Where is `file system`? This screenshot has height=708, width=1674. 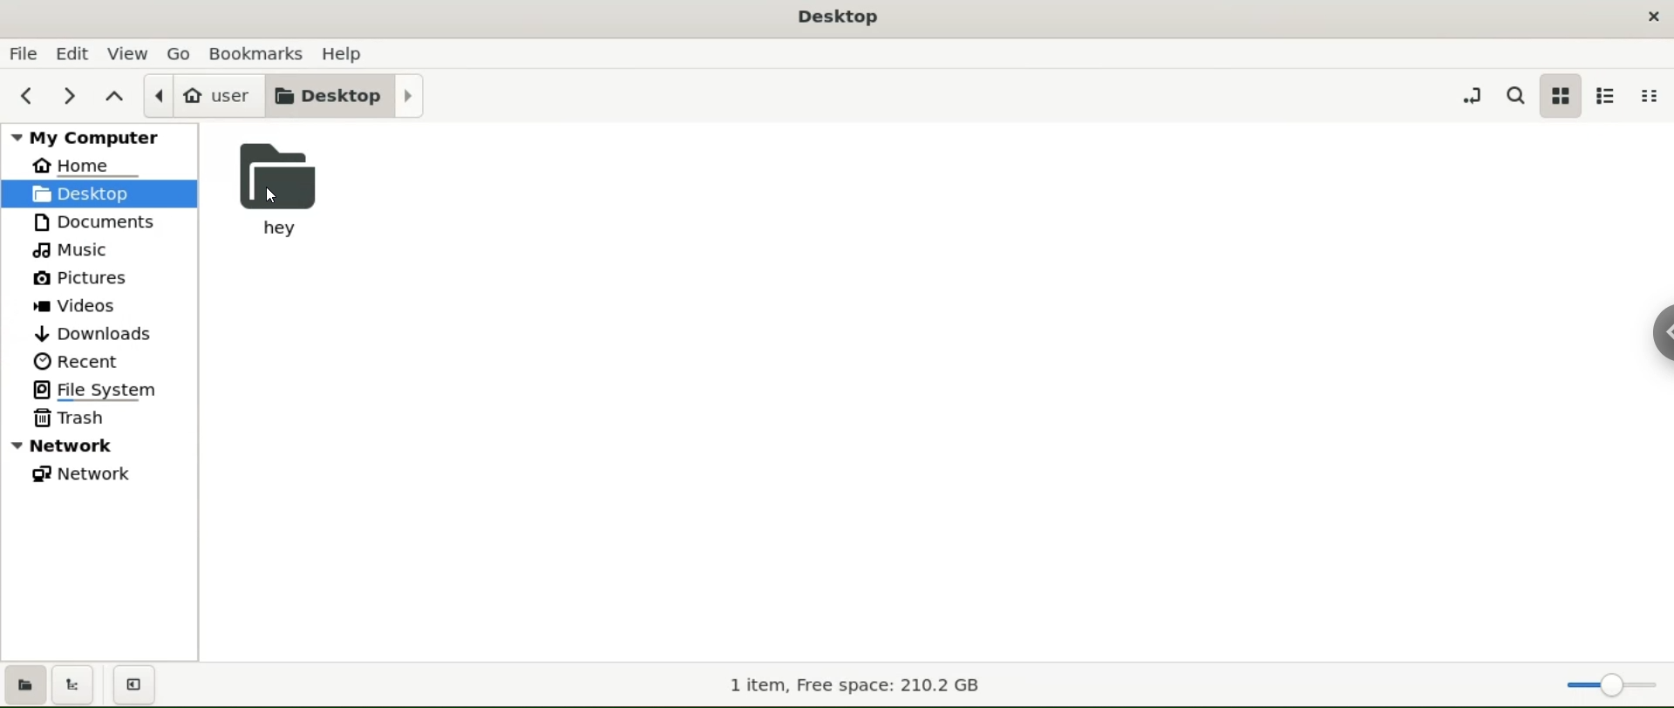 file system is located at coordinates (100, 391).